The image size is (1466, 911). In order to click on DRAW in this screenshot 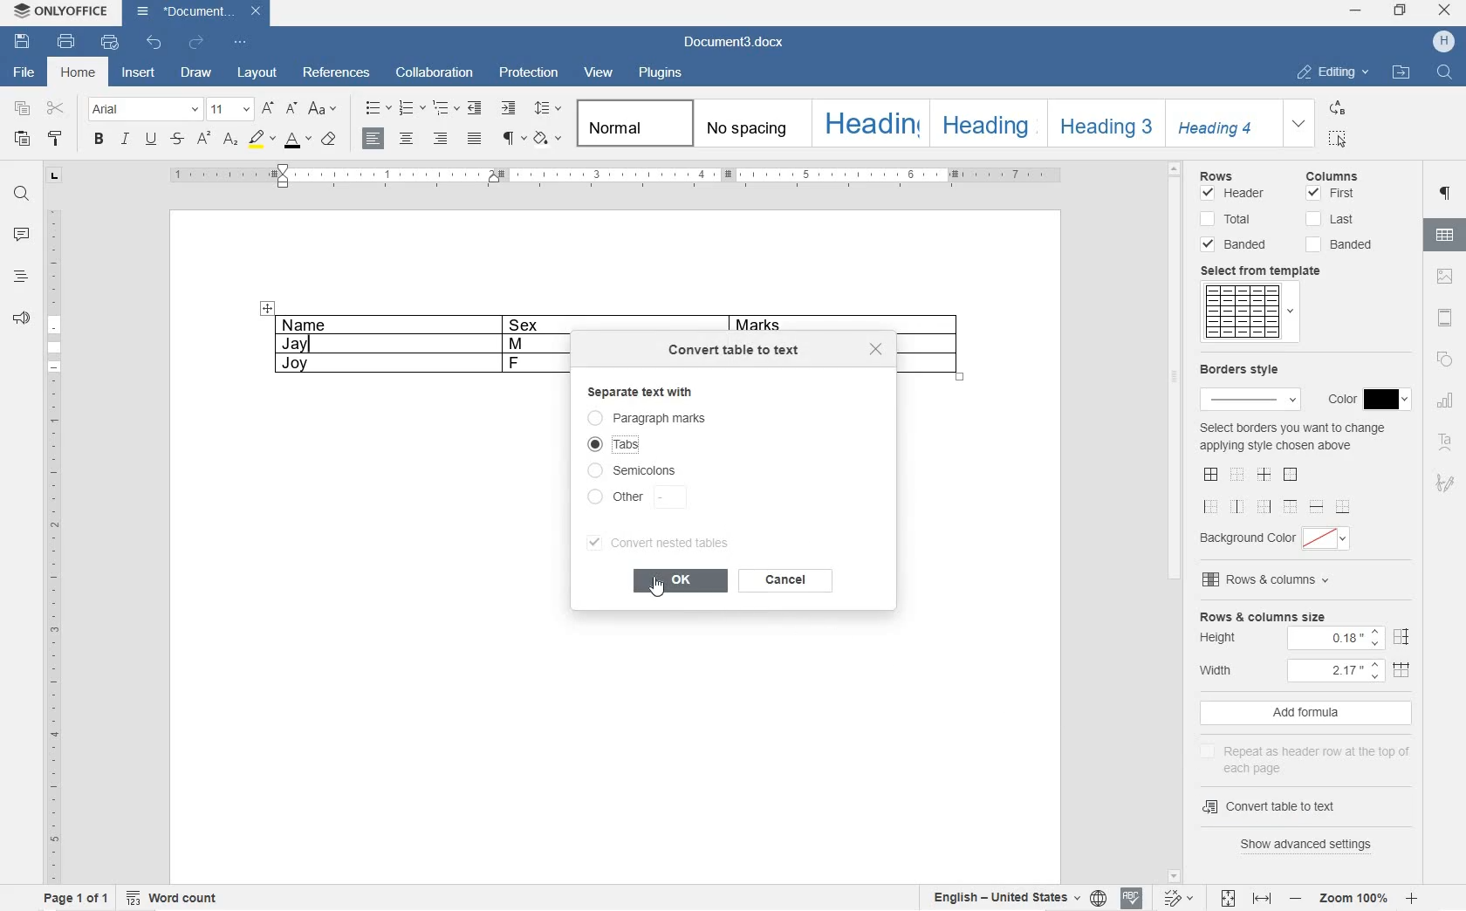, I will do `click(197, 73)`.